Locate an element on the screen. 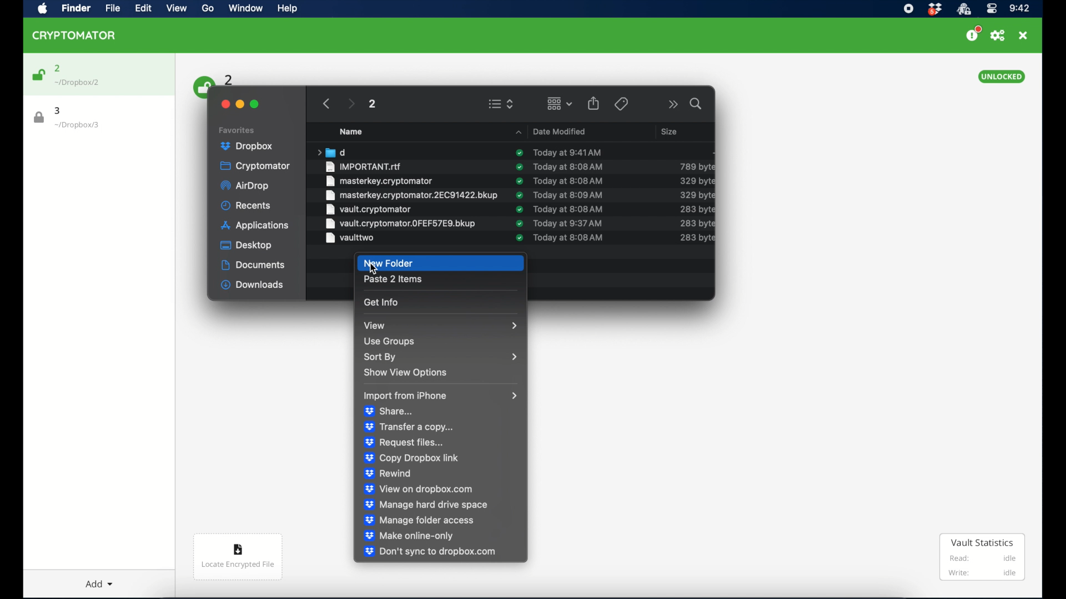  date modified is located at coordinates (551, 131).